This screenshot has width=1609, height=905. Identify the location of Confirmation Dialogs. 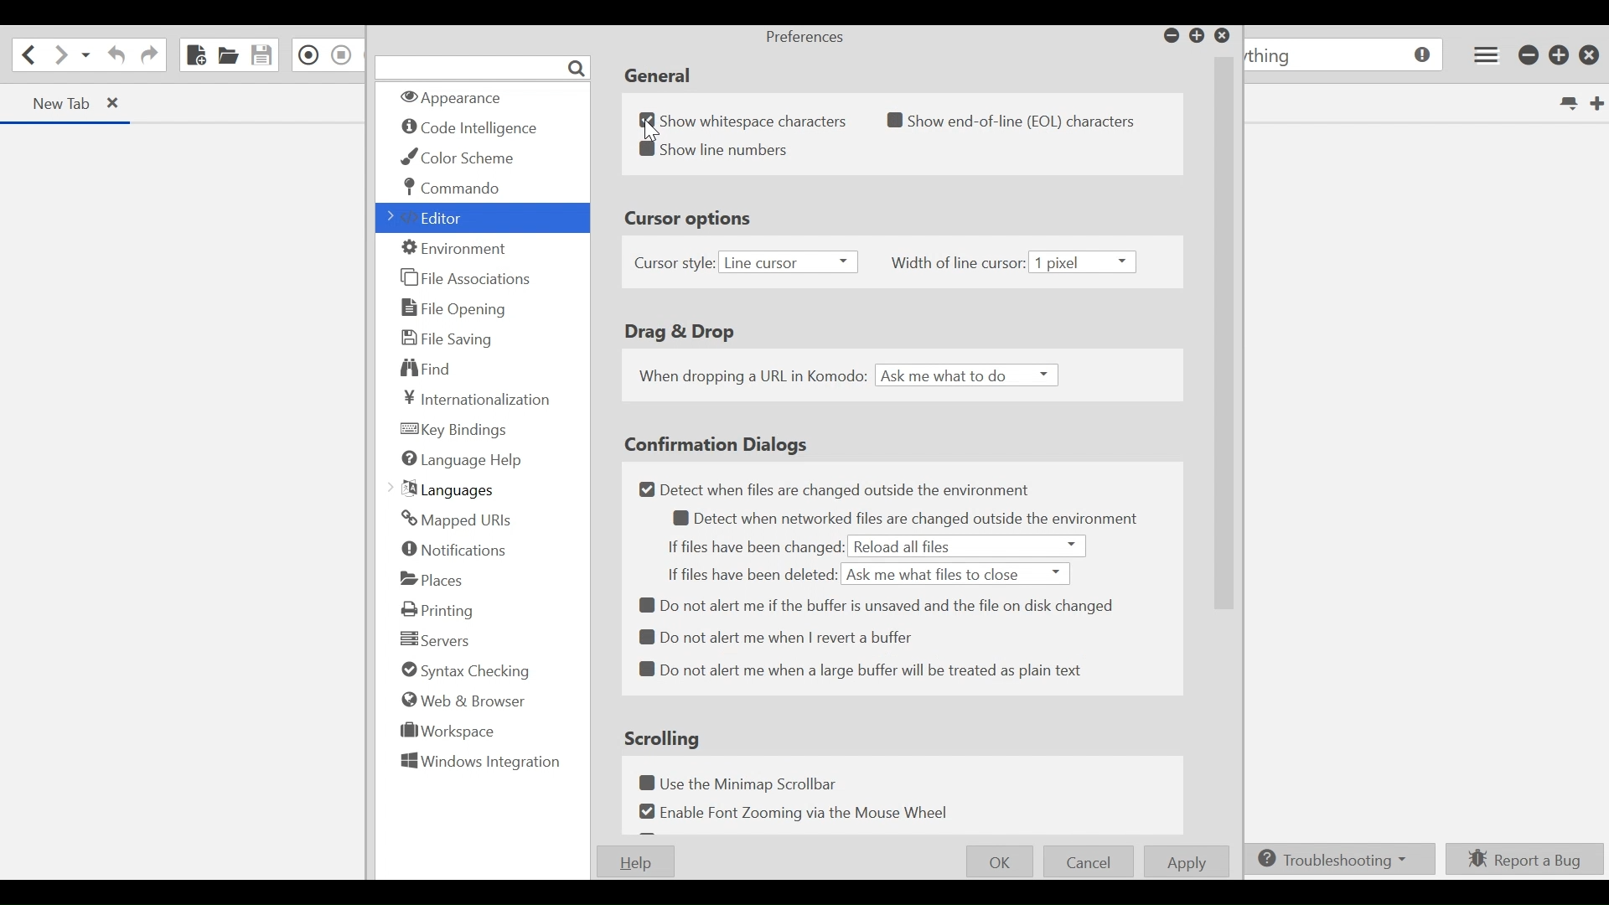
(716, 443).